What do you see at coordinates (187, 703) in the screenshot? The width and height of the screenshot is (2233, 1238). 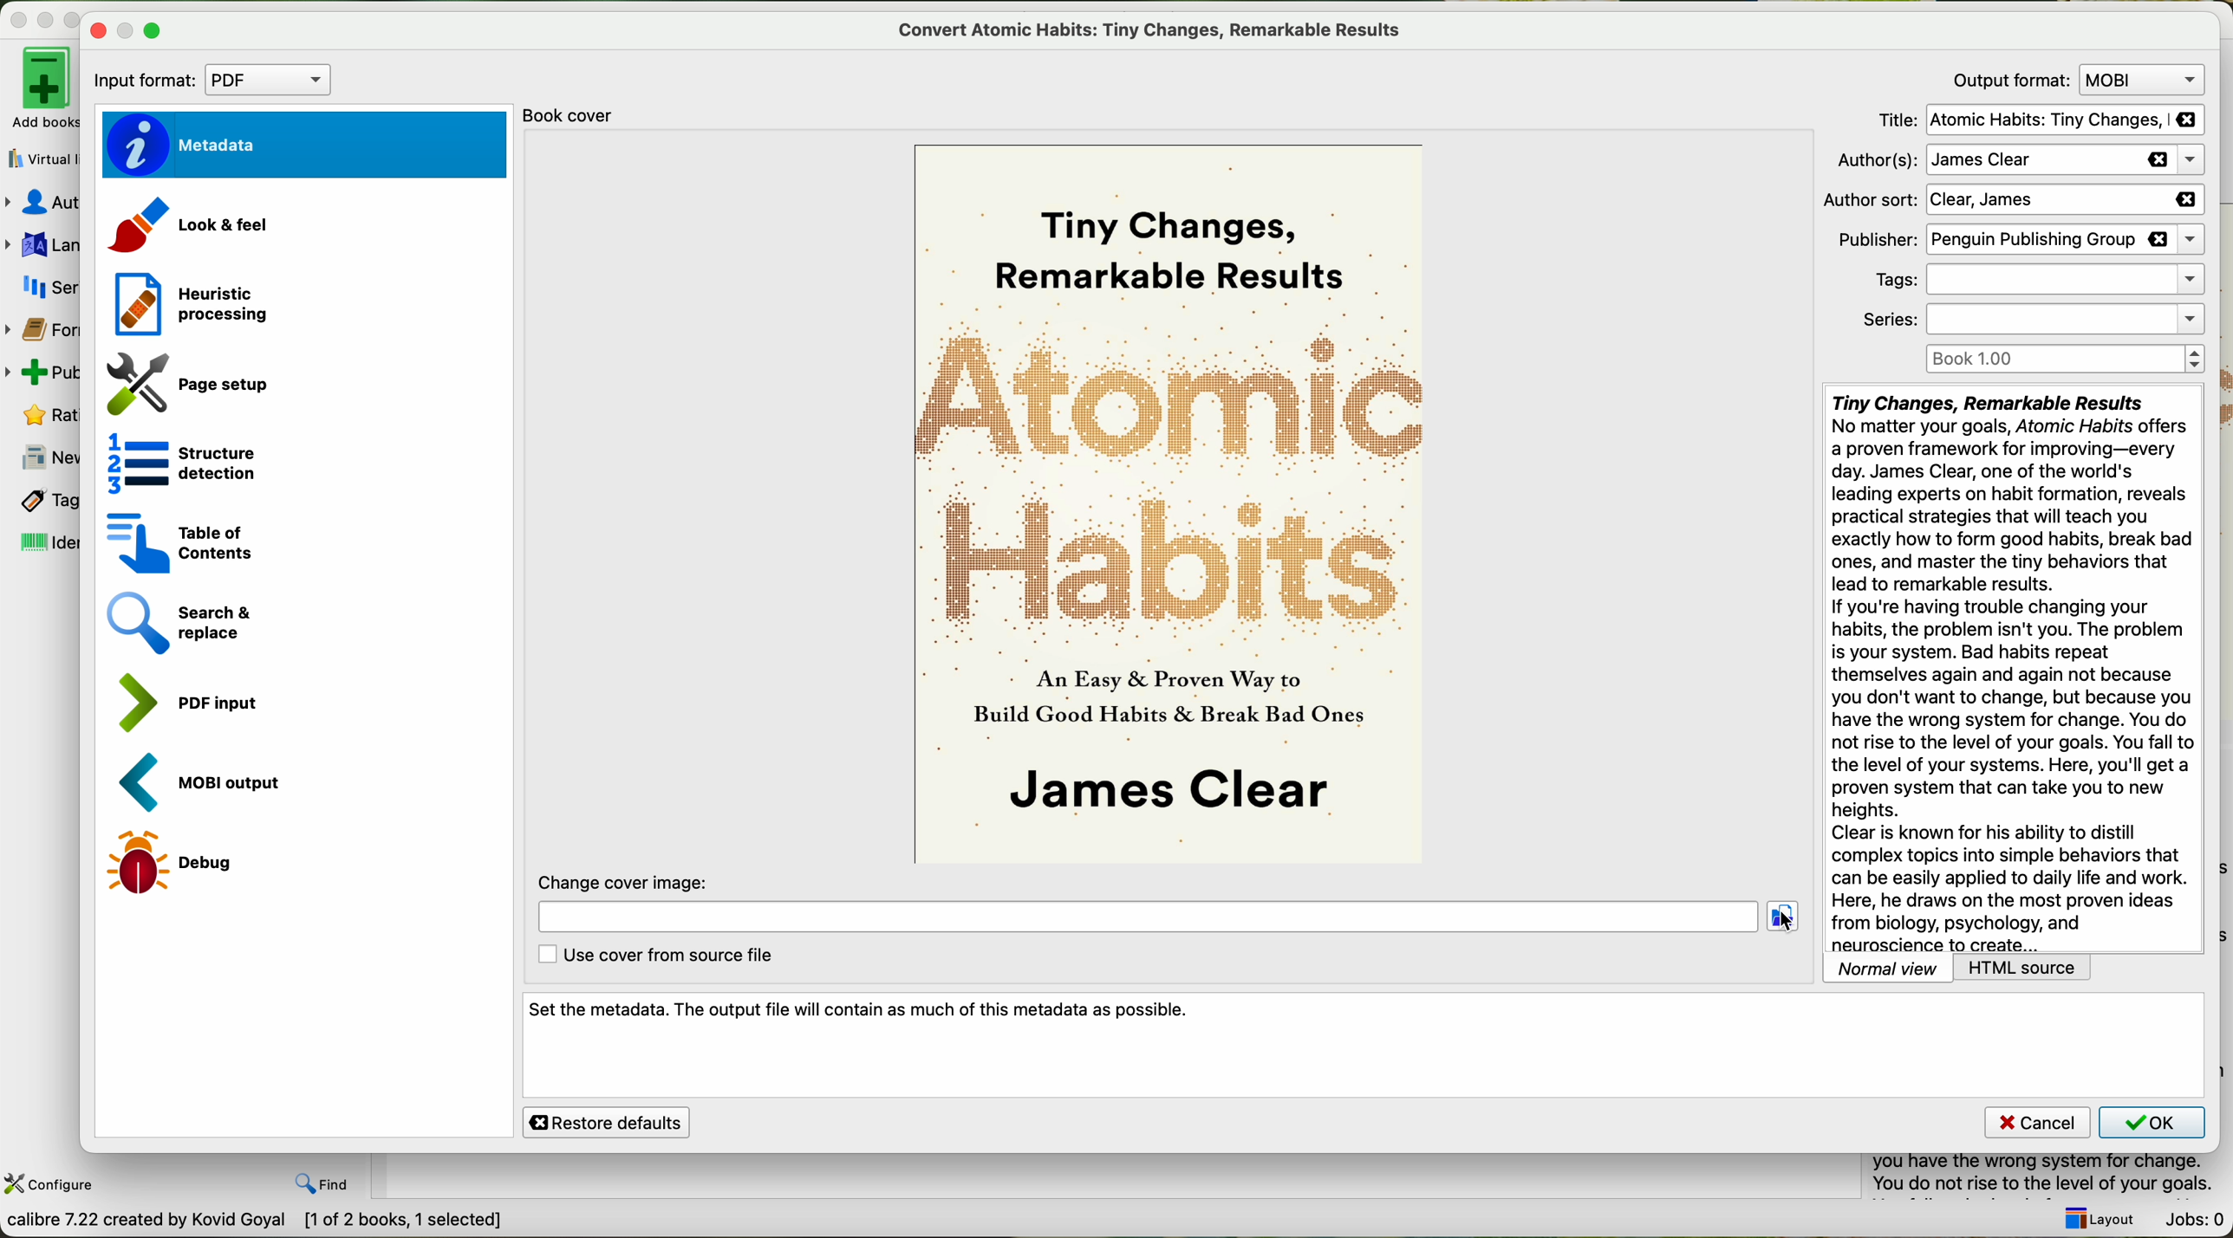 I see `PDF input` at bounding box center [187, 703].